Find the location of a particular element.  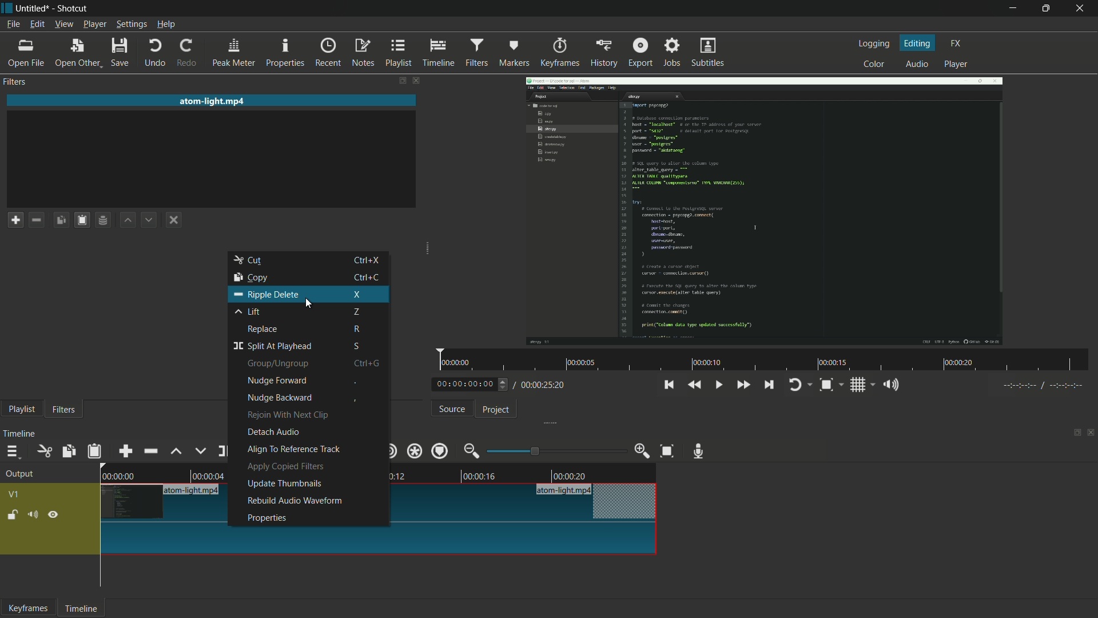

player menu is located at coordinates (94, 24).